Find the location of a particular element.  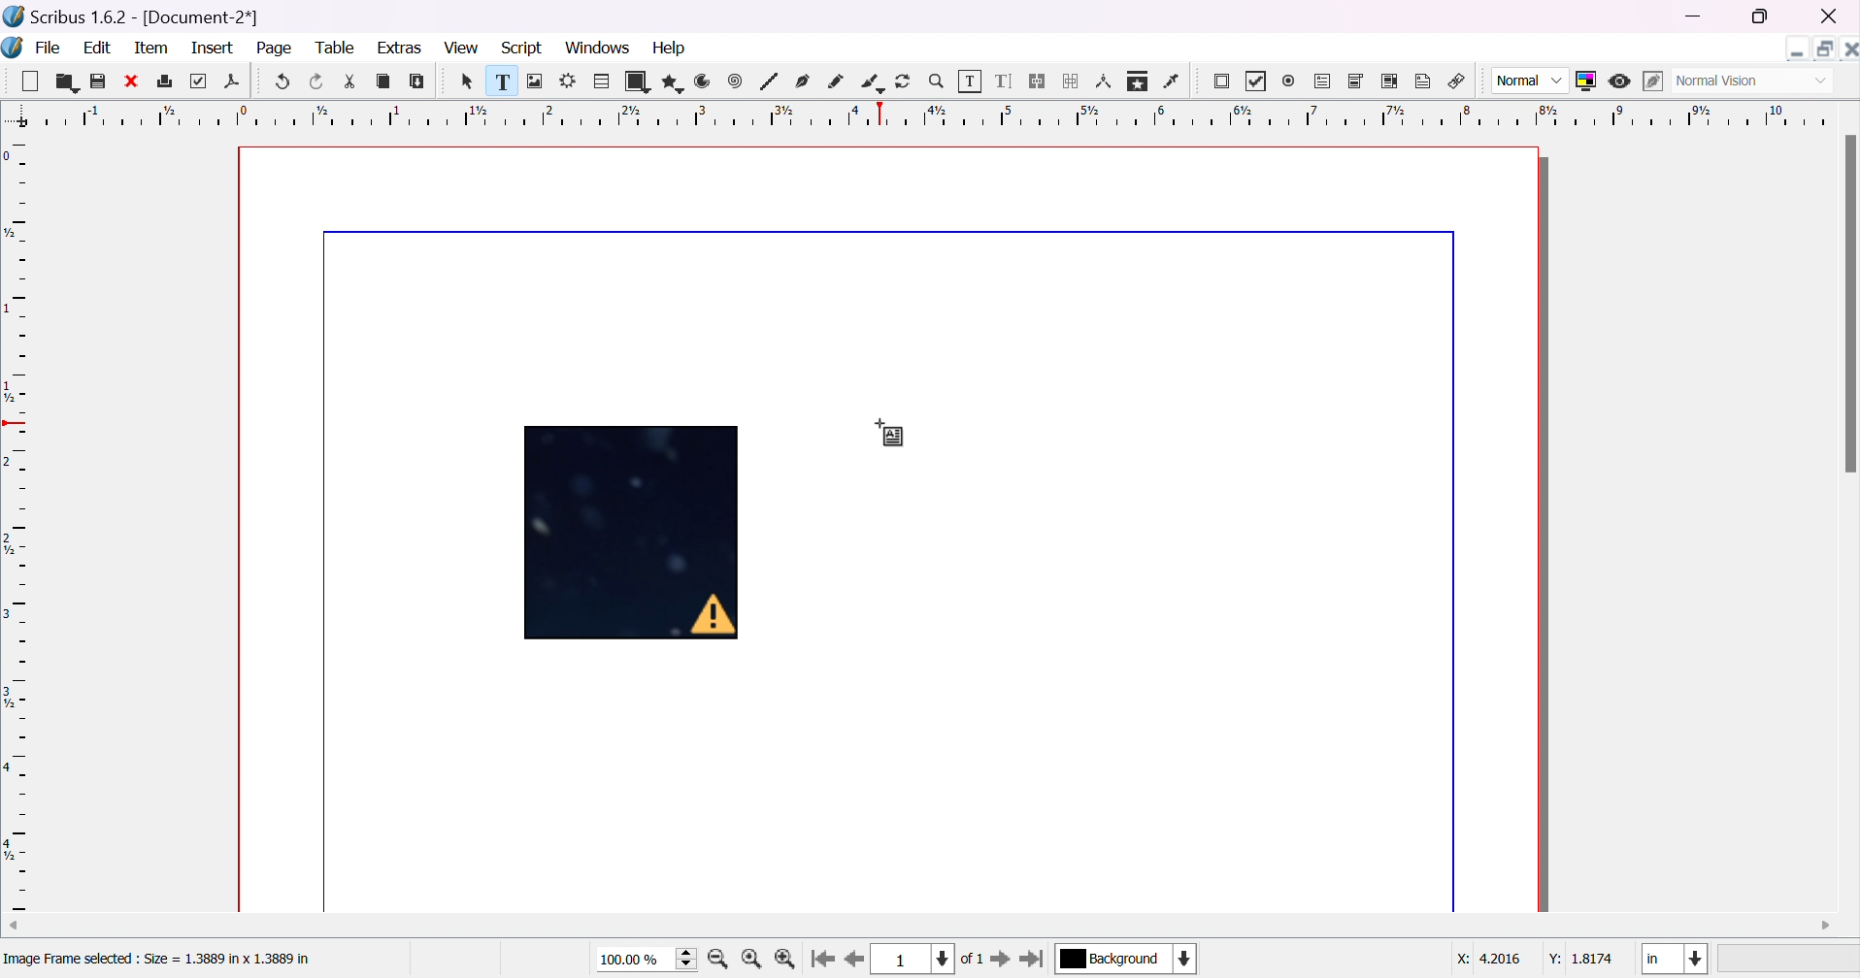

freehand line is located at coordinates (836, 81).